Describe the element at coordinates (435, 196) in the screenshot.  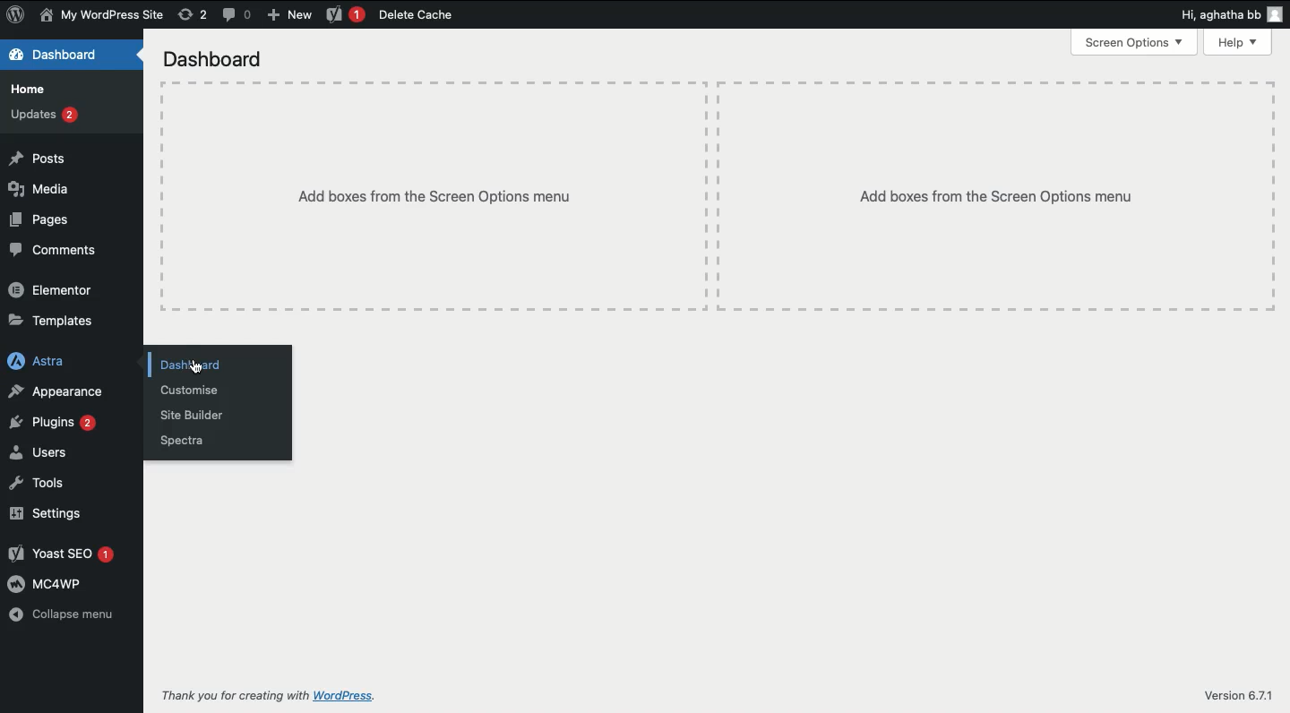
I see `Add boxes from the screen options menu` at that location.